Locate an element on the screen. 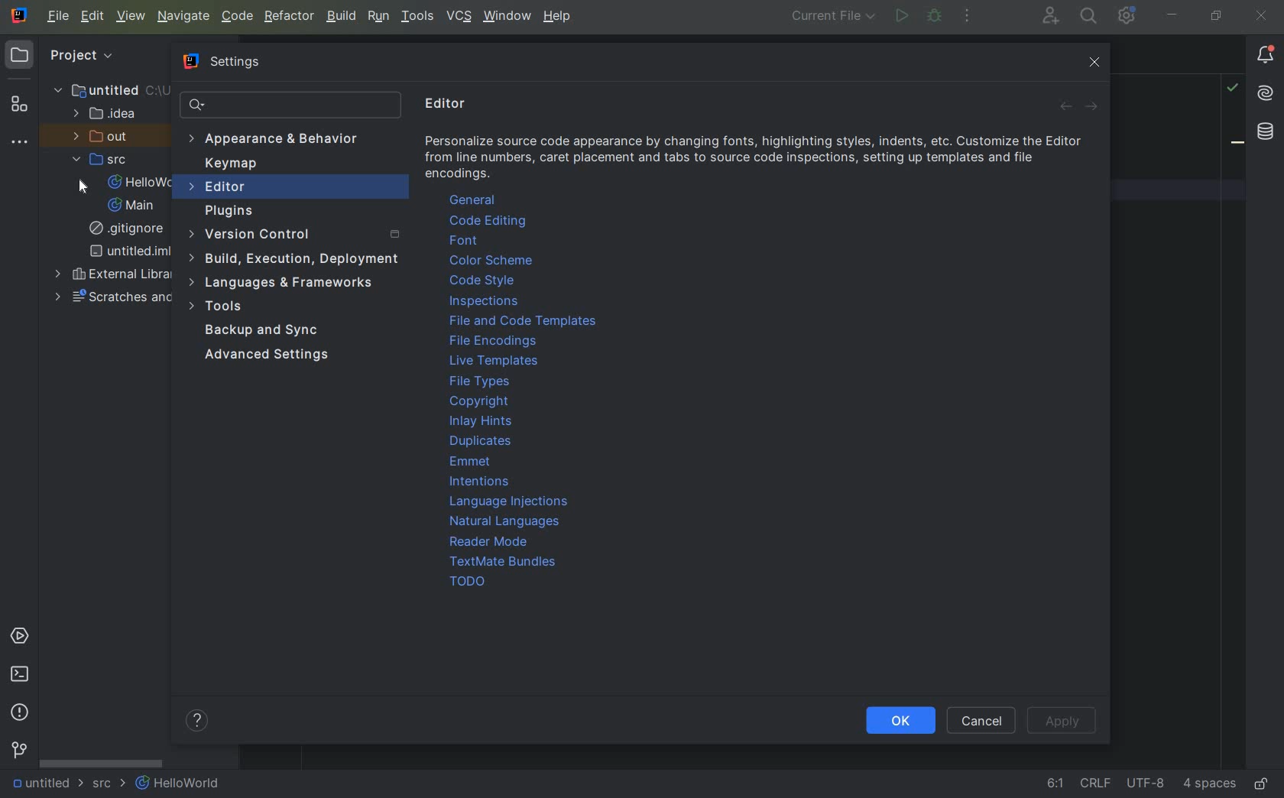 The width and height of the screenshot is (1284, 798). IDE and Project Settings is located at coordinates (1129, 16).